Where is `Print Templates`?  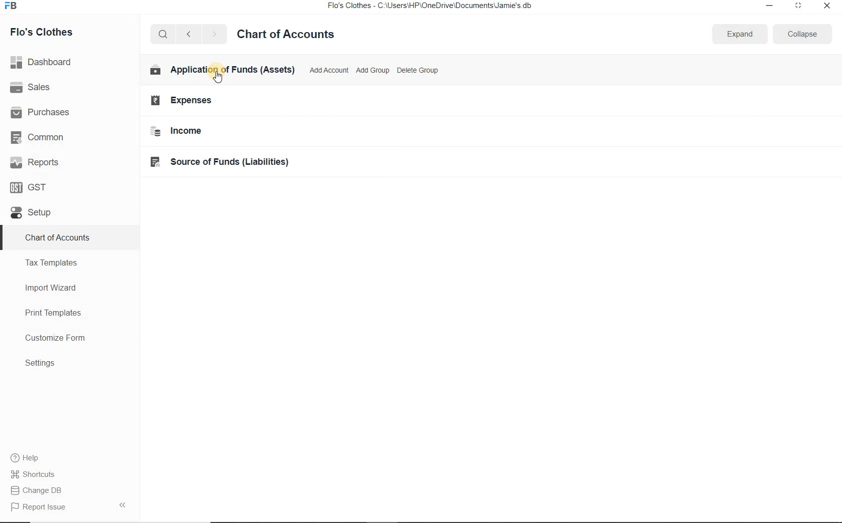 Print Templates is located at coordinates (63, 313).